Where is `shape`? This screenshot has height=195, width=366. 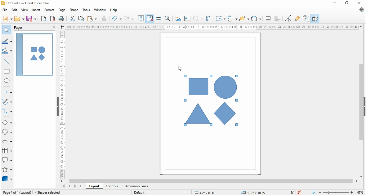
shape is located at coordinates (74, 10).